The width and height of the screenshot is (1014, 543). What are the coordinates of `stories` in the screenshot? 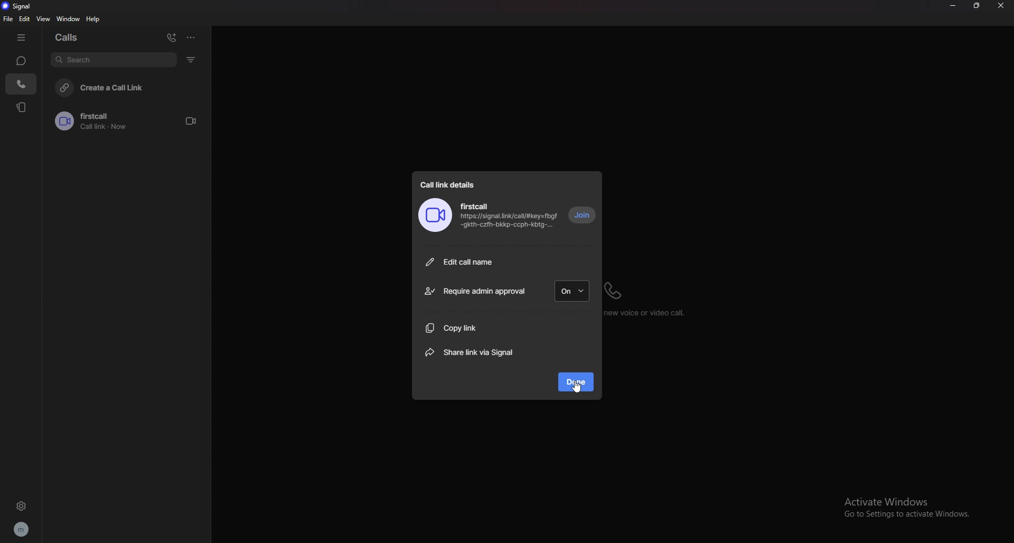 It's located at (22, 107).